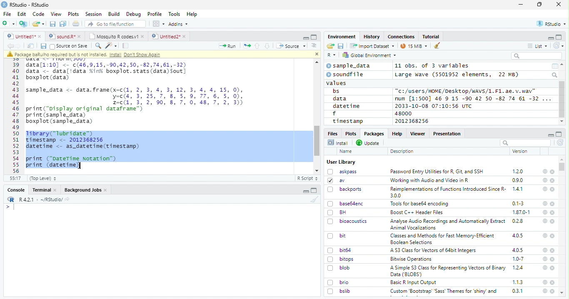 The image size is (569, 299). I want to click on minimize, so click(522, 5).